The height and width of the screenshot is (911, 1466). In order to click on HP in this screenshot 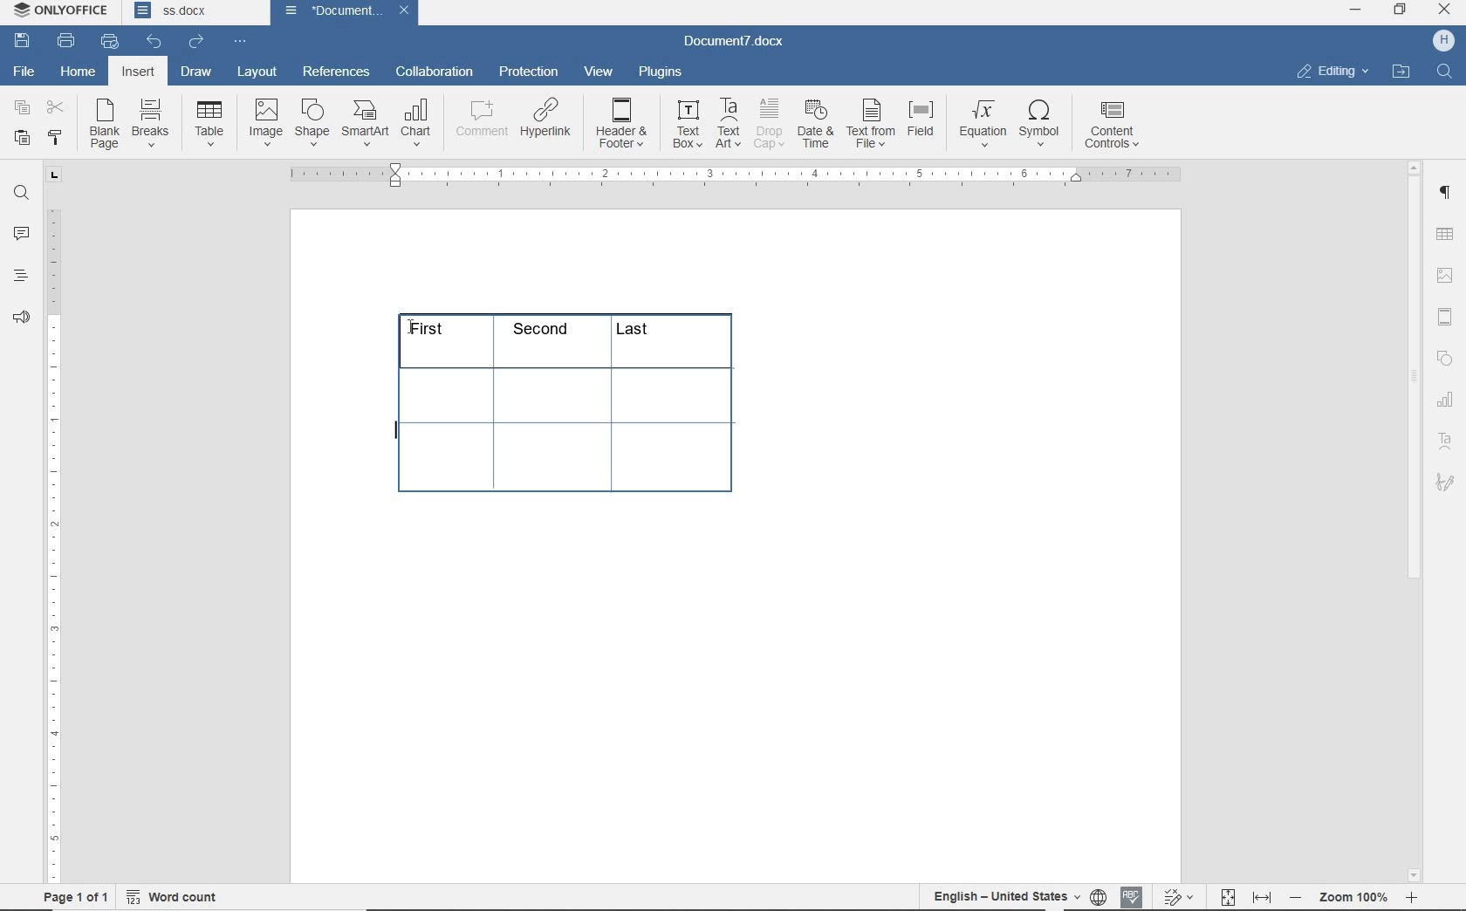, I will do `click(1442, 40)`.